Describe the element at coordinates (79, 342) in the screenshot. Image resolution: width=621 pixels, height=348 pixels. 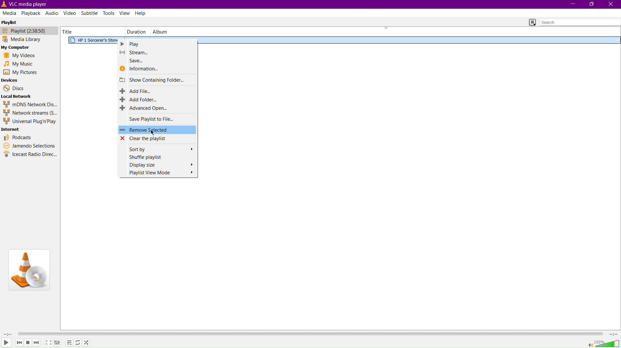
I see `Loop` at that location.